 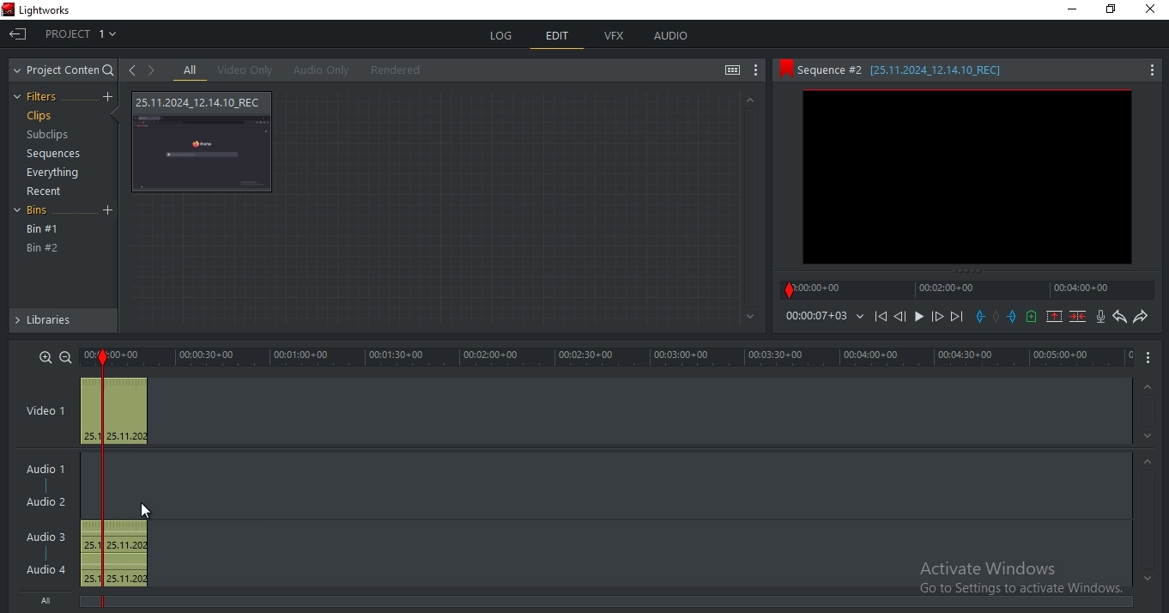 What do you see at coordinates (45, 409) in the screenshot?
I see `video 1` at bounding box center [45, 409].